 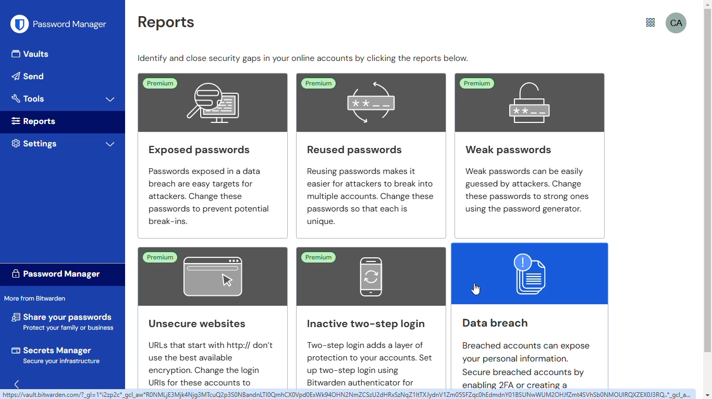 I want to click on Reused passwords
Reusing passwords makes it
easier for attackers to break into
multiple accounts. Change these
passwords so that each is
unique., so click(x=368, y=182).